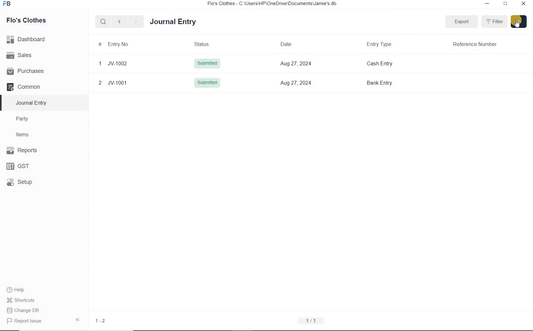 Image resolution: width=533 pixels, height=331 pixels. Describe the element at coordinates (288, 43) in the screenshot. I see `Date` at that location.